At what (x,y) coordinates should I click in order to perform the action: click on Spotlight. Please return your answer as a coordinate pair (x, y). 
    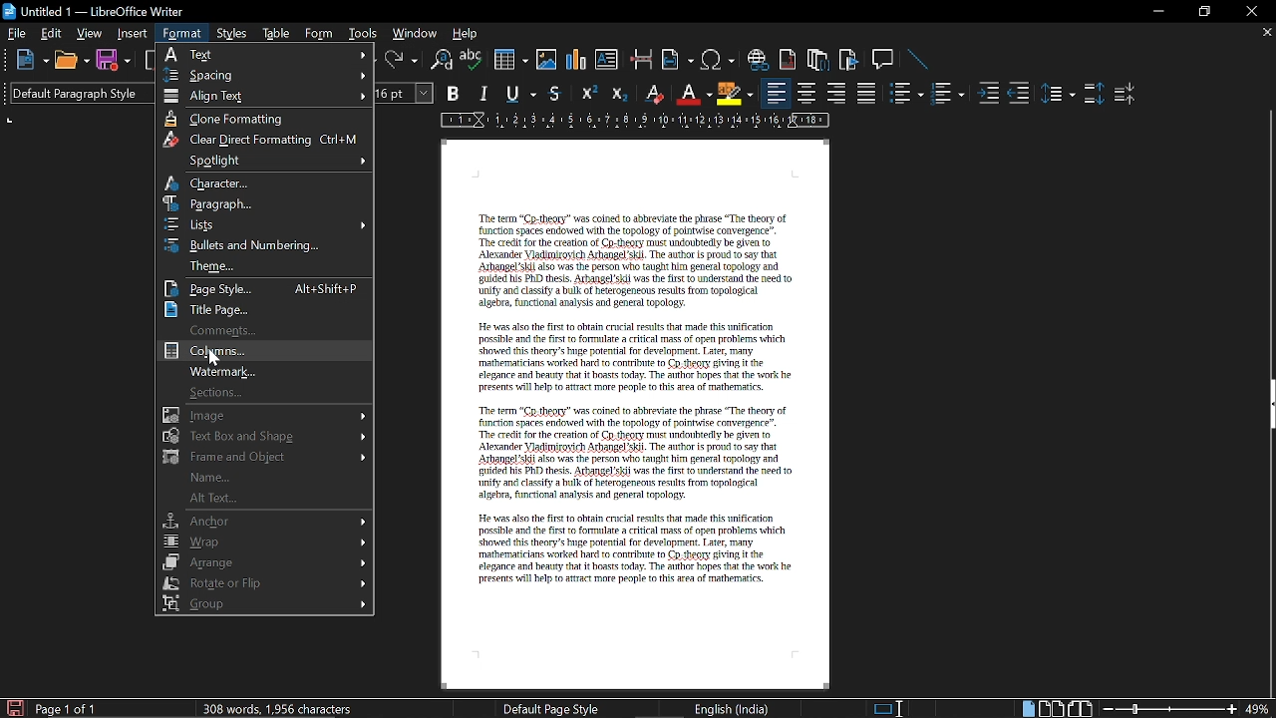
    Looking at the image, I should click on (263, 163).